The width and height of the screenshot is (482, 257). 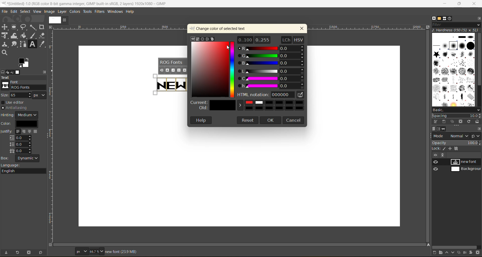 What do you see at coordinates (439, 18) in the screenshot?
I see `patterns` at bounding box center [439, 18].